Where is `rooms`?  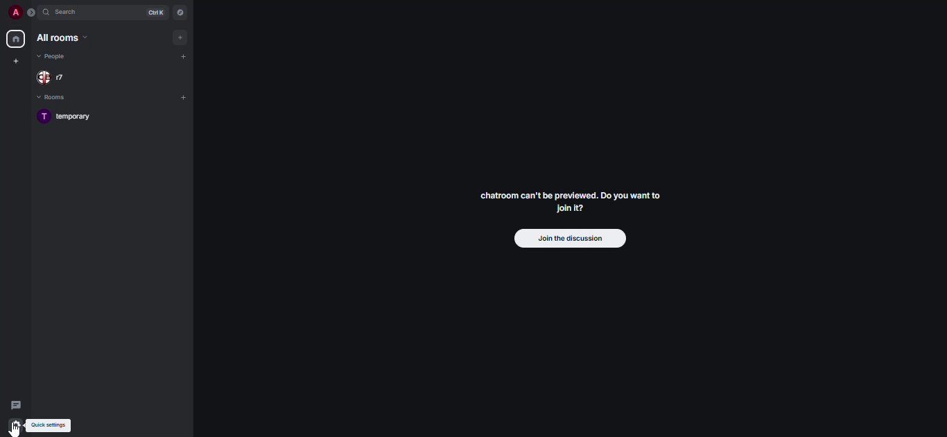 rooms is located at coordinates (55, 97).